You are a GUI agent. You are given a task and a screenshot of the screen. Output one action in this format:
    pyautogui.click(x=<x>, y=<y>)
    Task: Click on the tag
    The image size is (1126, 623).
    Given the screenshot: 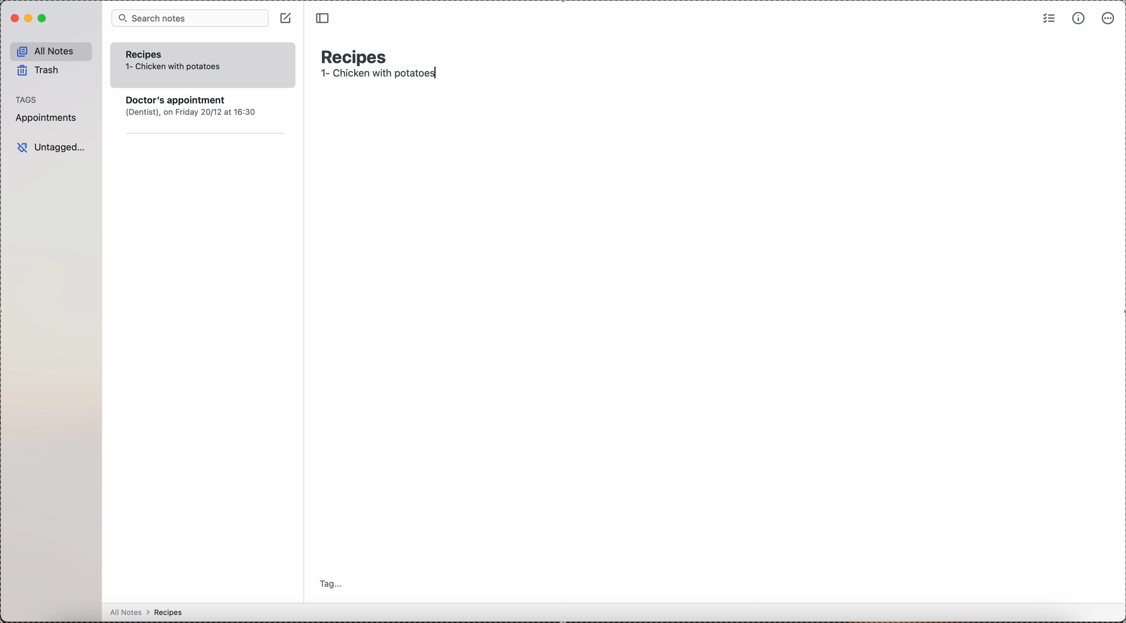 What is the action you would take?
    pyautogui.click(x=335, y=584)
    